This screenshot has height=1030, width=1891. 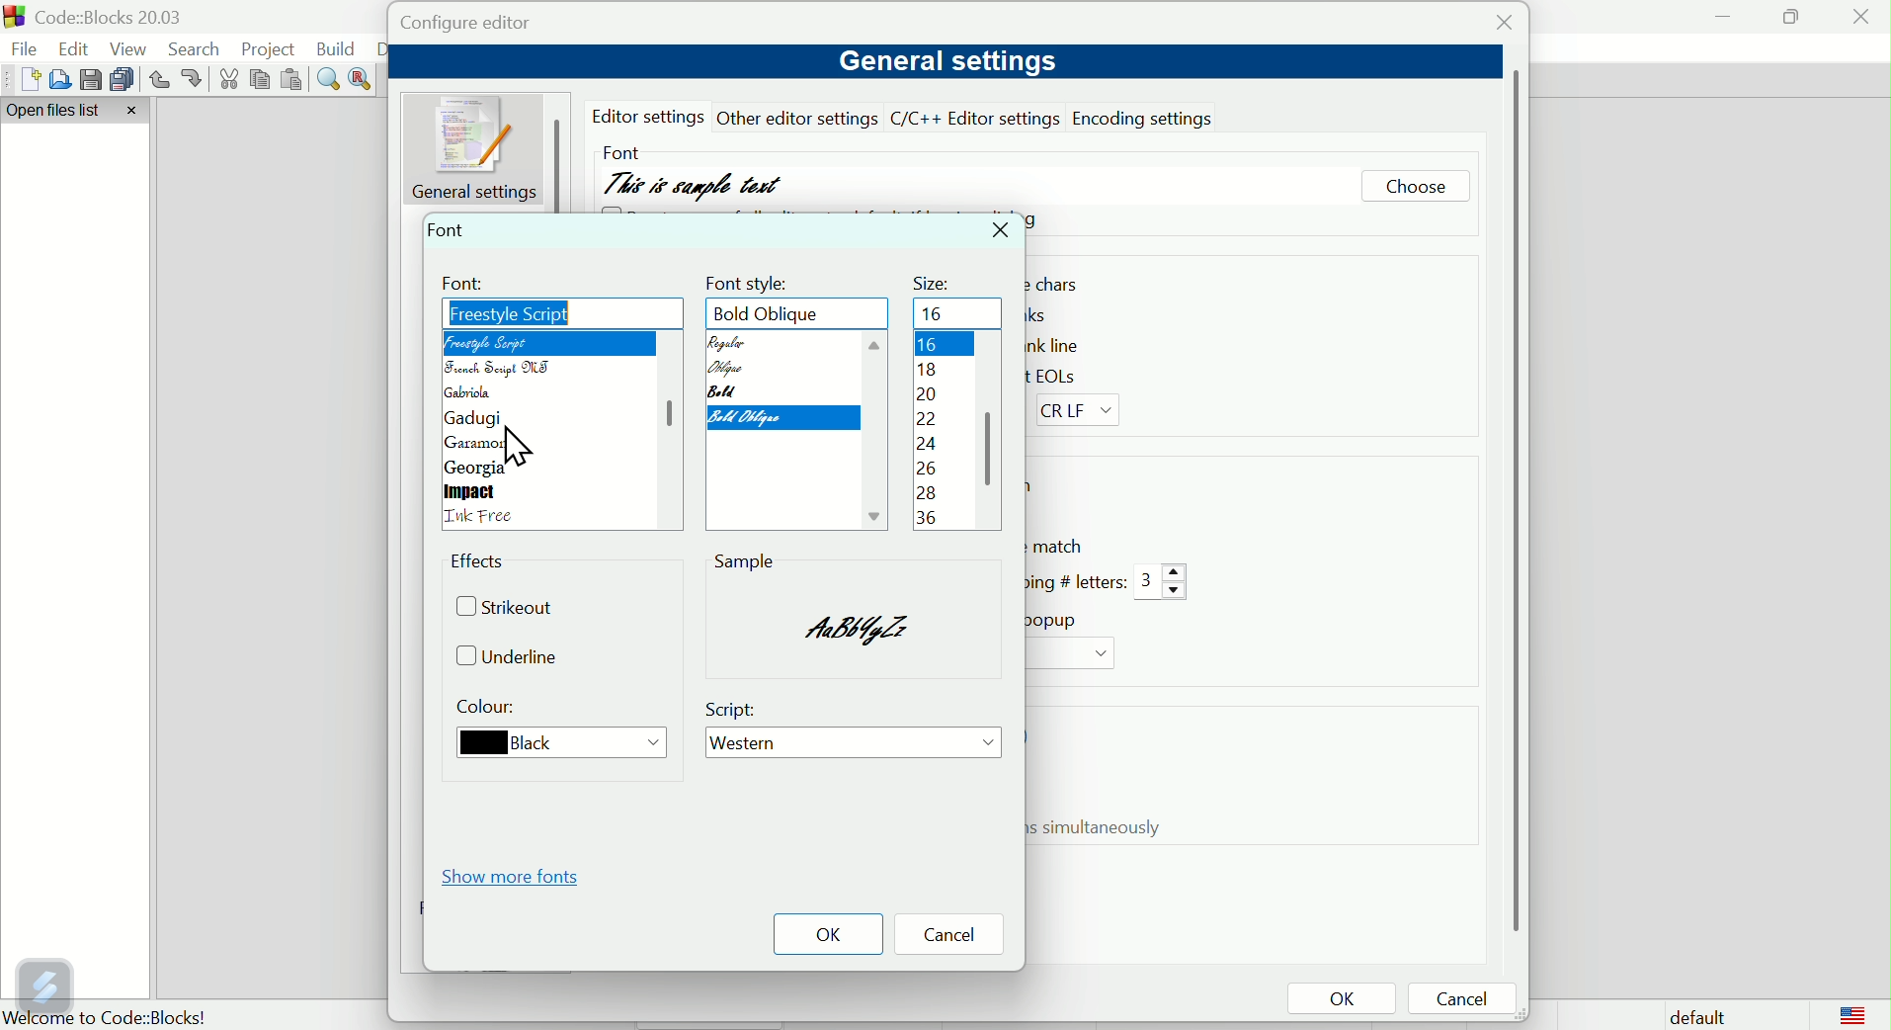 I want to click on Encoding settings, so click(x=1147, y=117).